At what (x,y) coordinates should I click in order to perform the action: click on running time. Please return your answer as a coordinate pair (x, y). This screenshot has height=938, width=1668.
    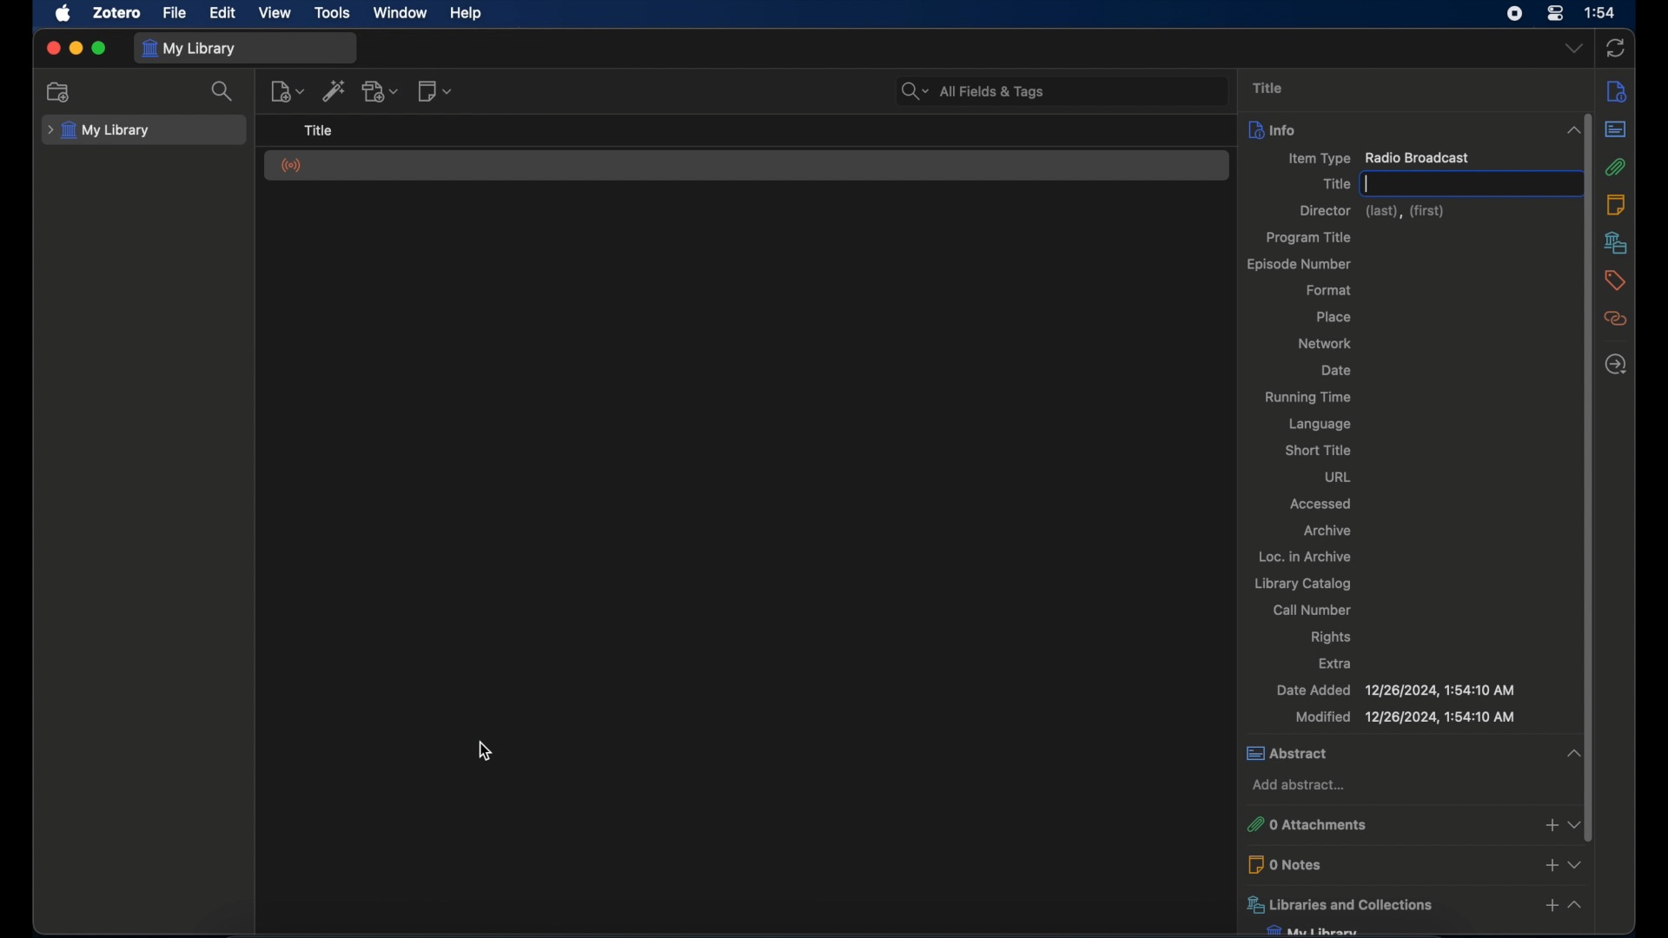
    Looking at the image, I should click on (1307, 398).